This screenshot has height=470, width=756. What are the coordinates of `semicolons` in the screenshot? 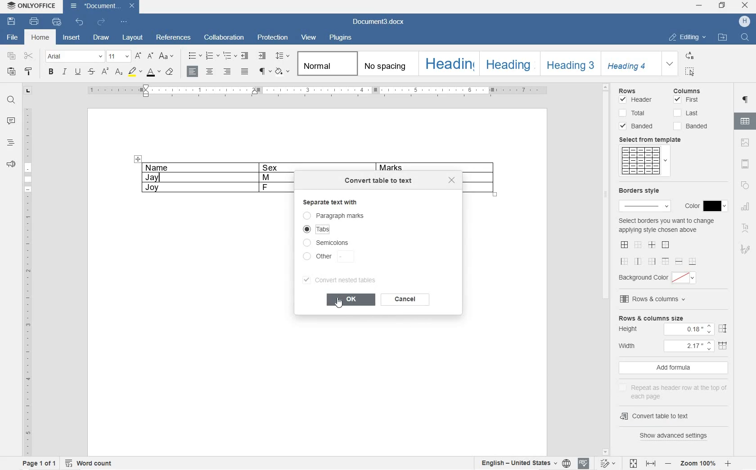 It's located at (328, 243).